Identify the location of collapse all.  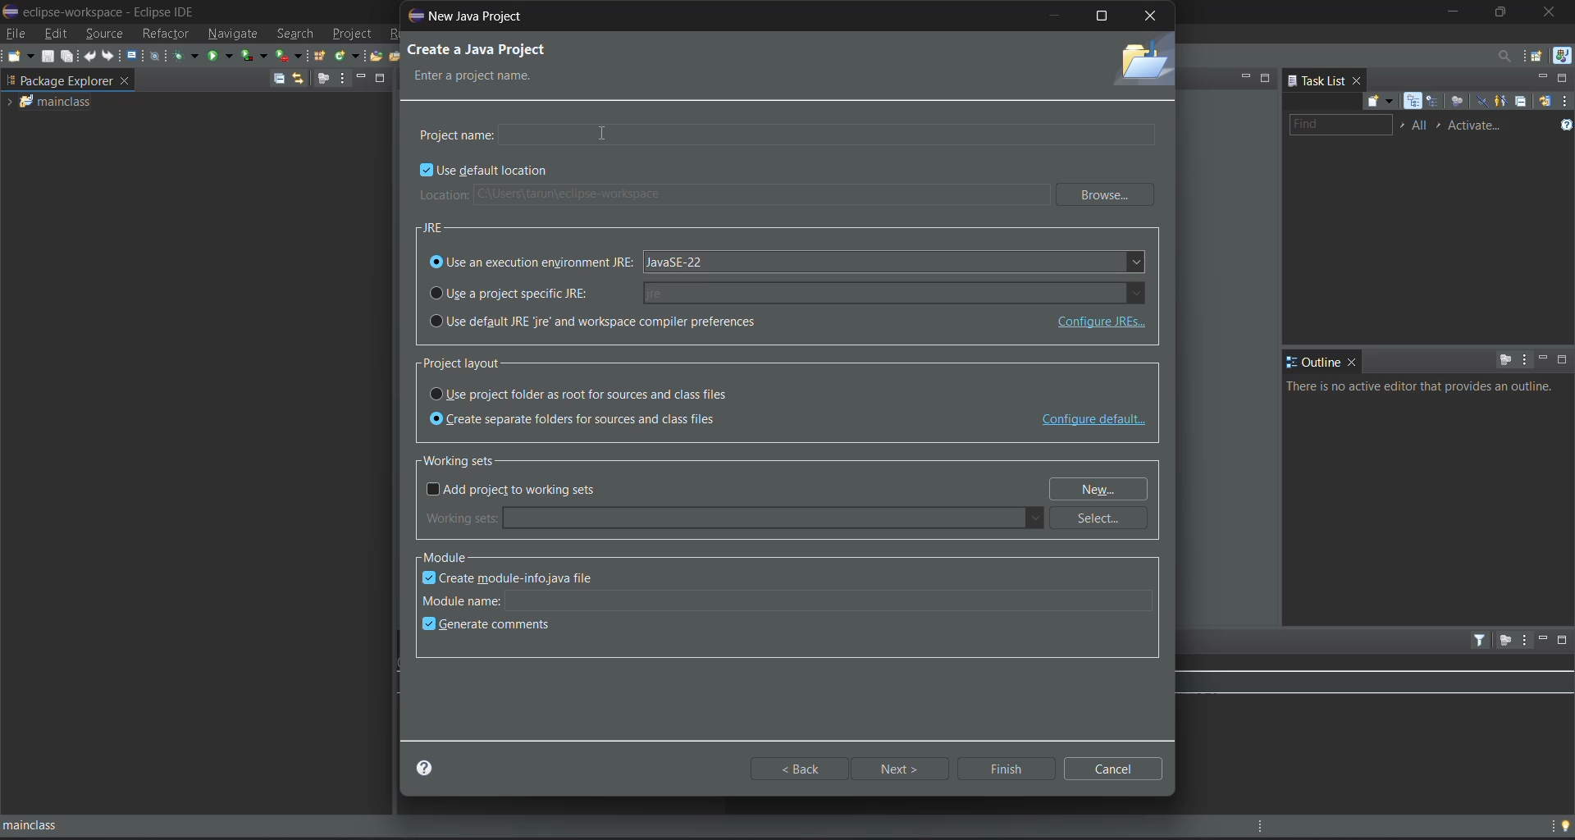
(1523, 103).